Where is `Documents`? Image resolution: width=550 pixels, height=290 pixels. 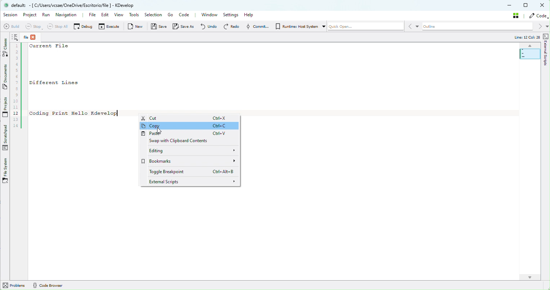 Documents is located at coordinates (5, 76).